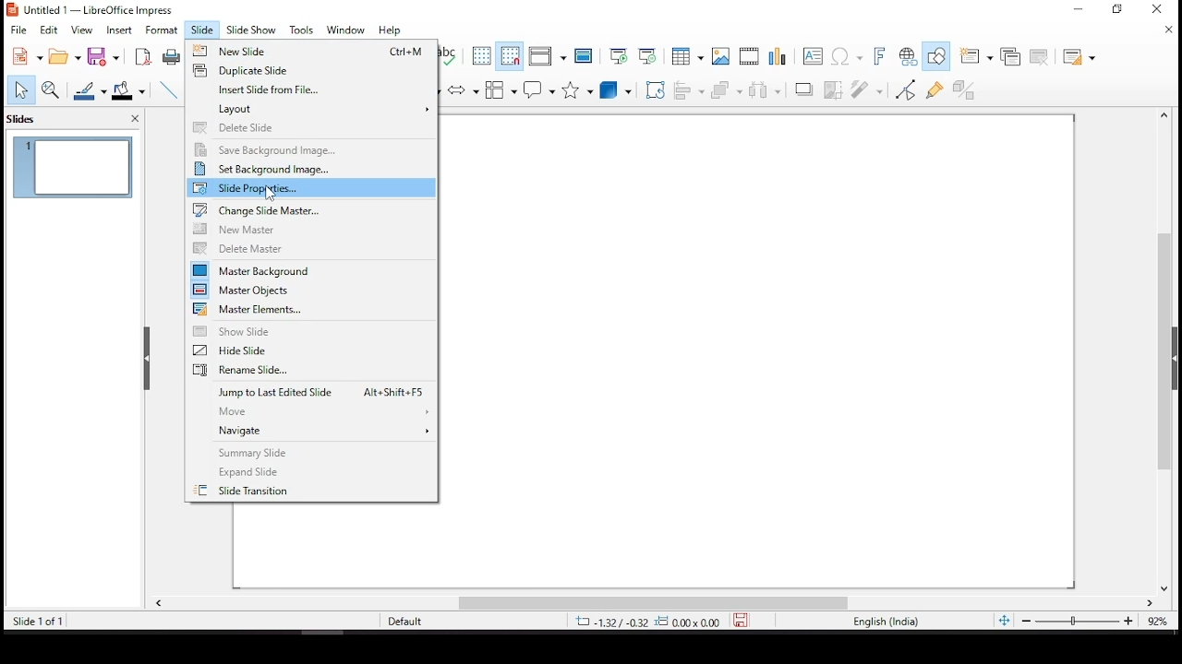  Describe the element at coordinates (302, 30) in the screenshot. I see `tools` at that location.